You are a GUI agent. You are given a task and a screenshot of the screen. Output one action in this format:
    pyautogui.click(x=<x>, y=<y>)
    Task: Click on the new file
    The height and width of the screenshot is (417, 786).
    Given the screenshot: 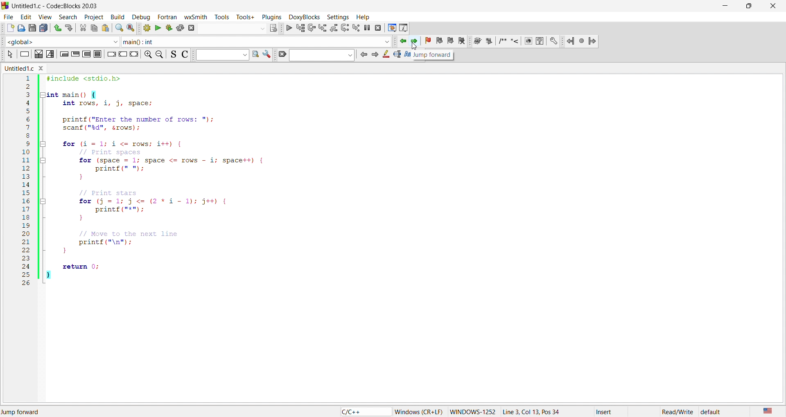 What is the action you would take?
    pyautogui.click(x=9, y=28)
    